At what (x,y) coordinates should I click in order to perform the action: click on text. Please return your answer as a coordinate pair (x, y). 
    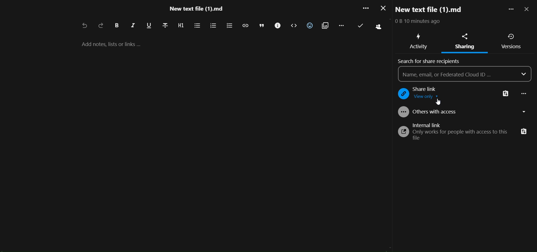
    Looking at the image, I should click on (461, 135).